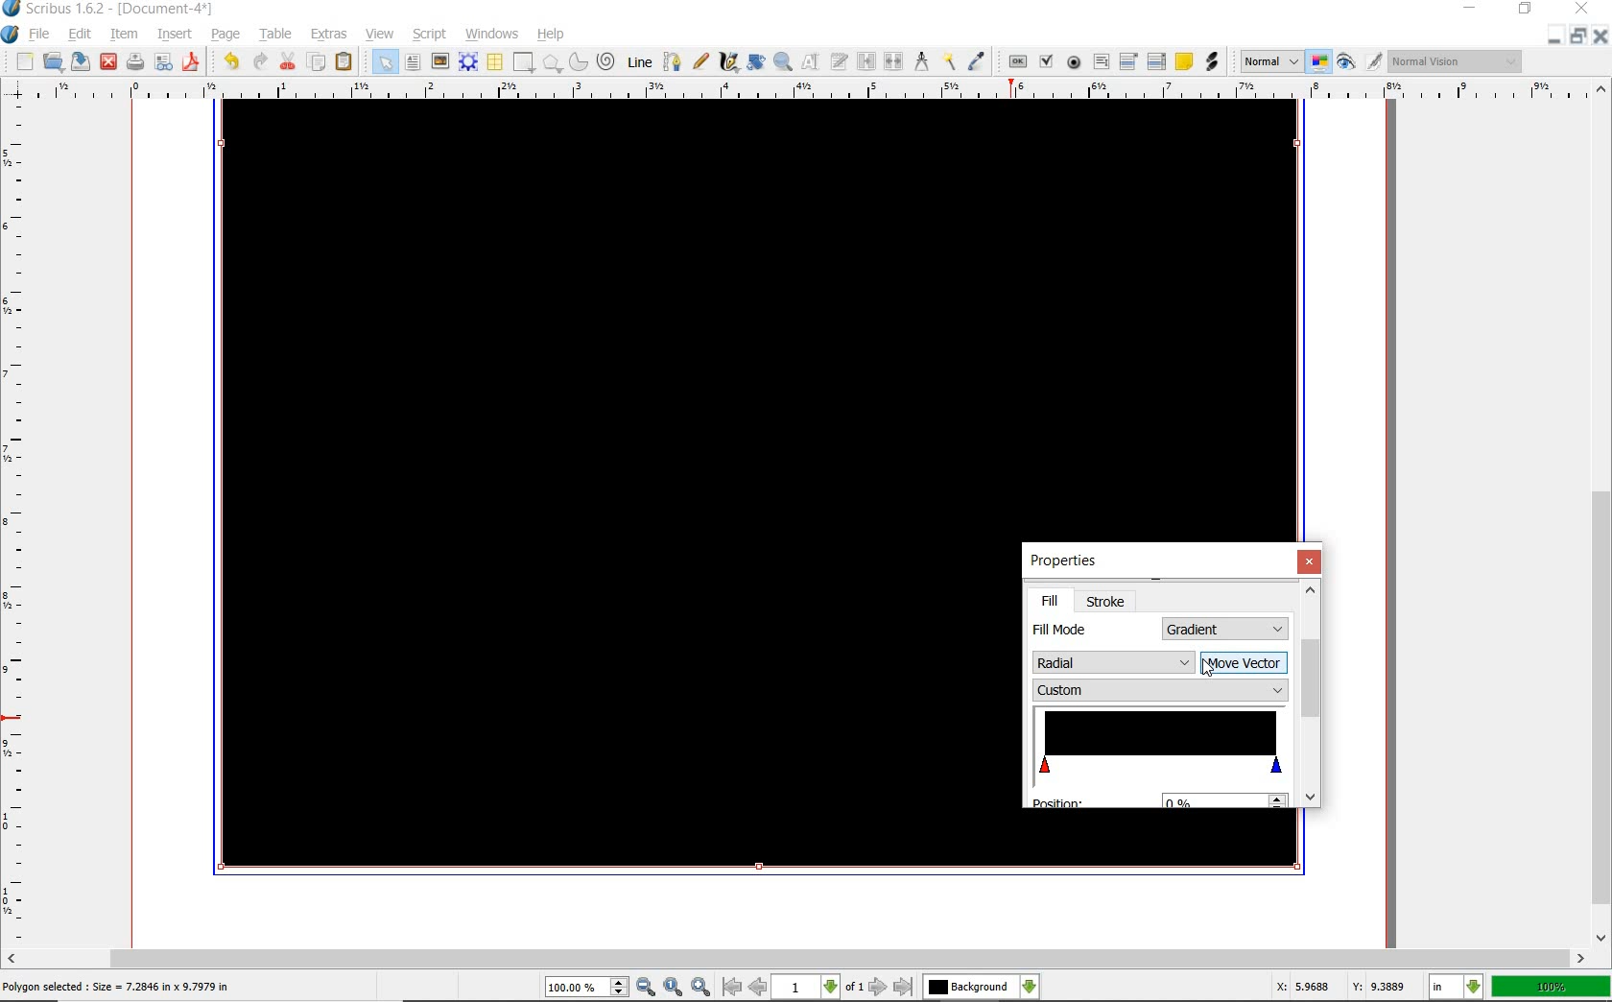 This screenshot has height=1002, width=1612. What do you see at coordinates (807, 988) in the screenshot?
I see `1` at bounding box center [807, 988].